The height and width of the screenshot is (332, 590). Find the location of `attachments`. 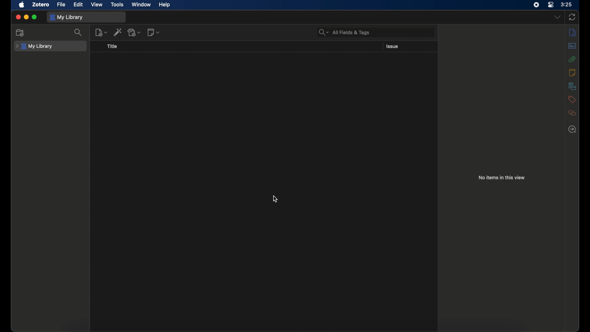

attachments is located at coordinates (571, 59).